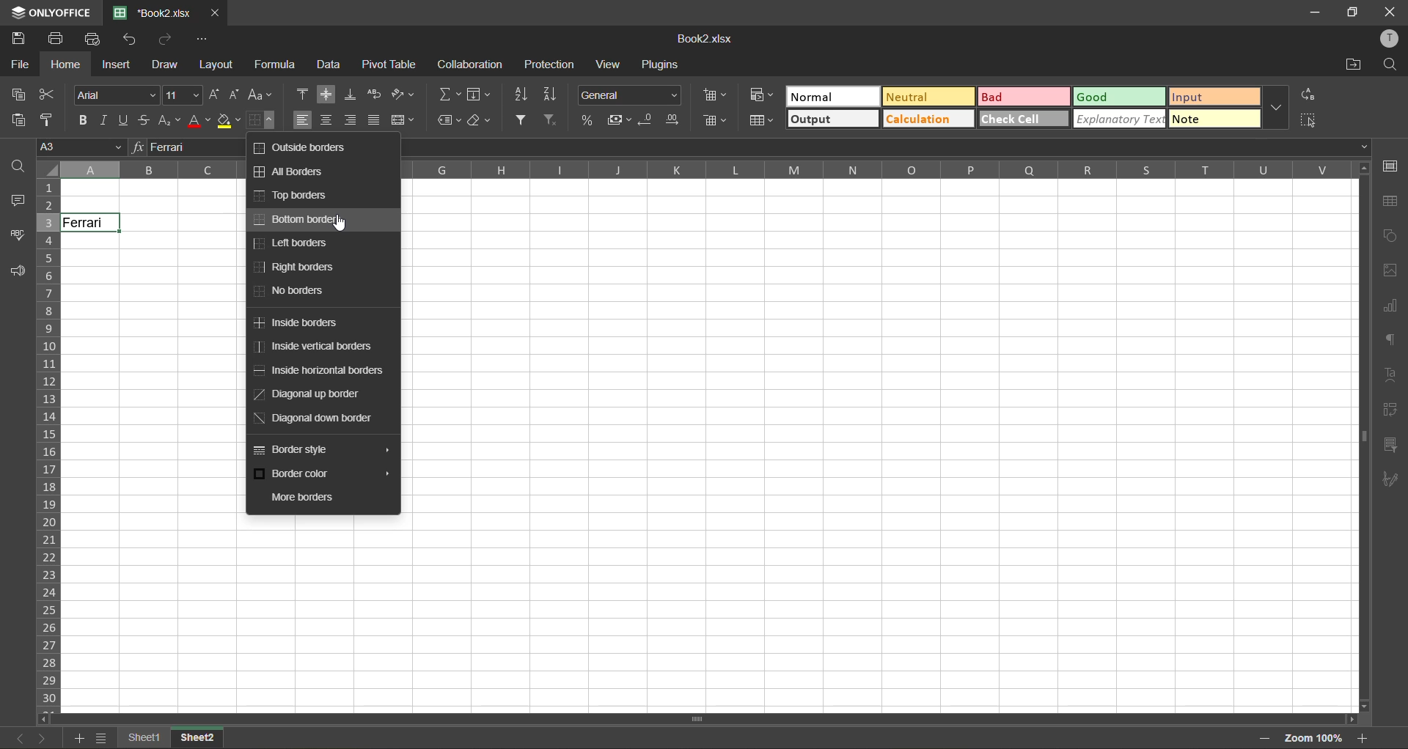 This screenshot has height=749, width=1408. What do you see at coordinates (66, 64) in the screenshot?
I see `home` at bounding box center [66, 64].